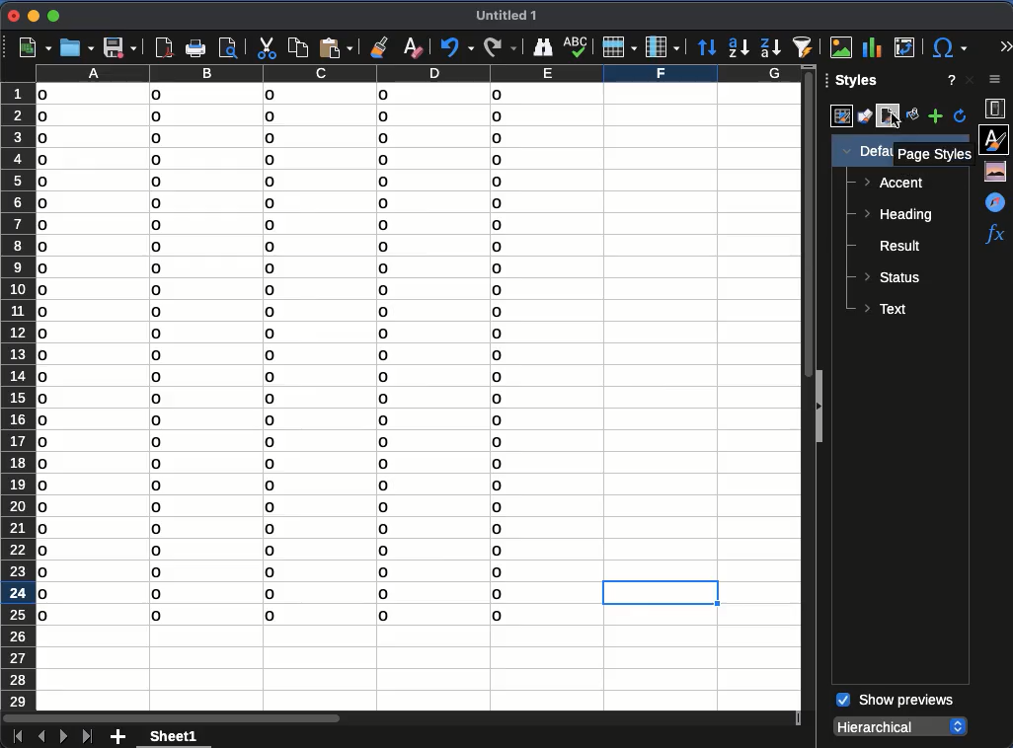 This screenshot has height=748, width=1013. What do you see at coordinates (888, 309) in the screenshot?
I see `text` at bounding box center [888, 309].